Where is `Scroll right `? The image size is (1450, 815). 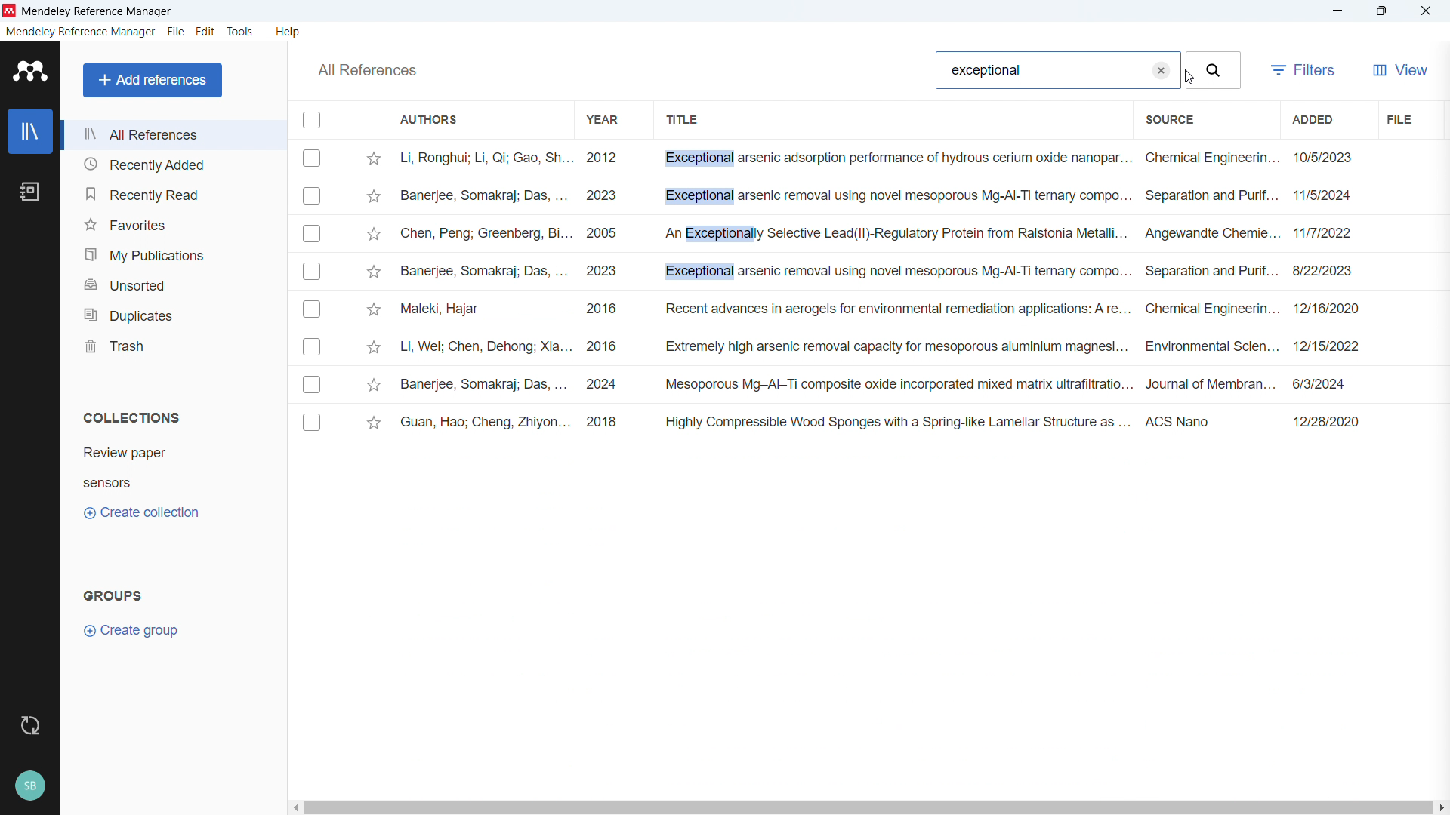 Scroll right  is located at coordinates (1441, 809).